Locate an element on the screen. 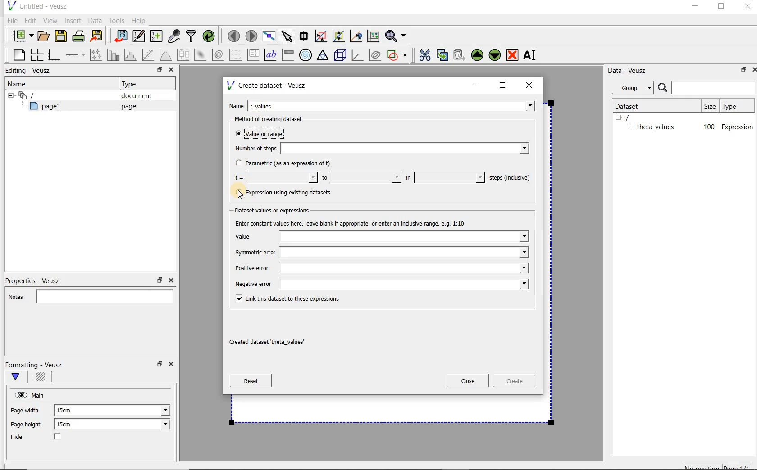 The height and width of the screenshot is (470, 757). capture remote data is located at coordinates (174, 37).